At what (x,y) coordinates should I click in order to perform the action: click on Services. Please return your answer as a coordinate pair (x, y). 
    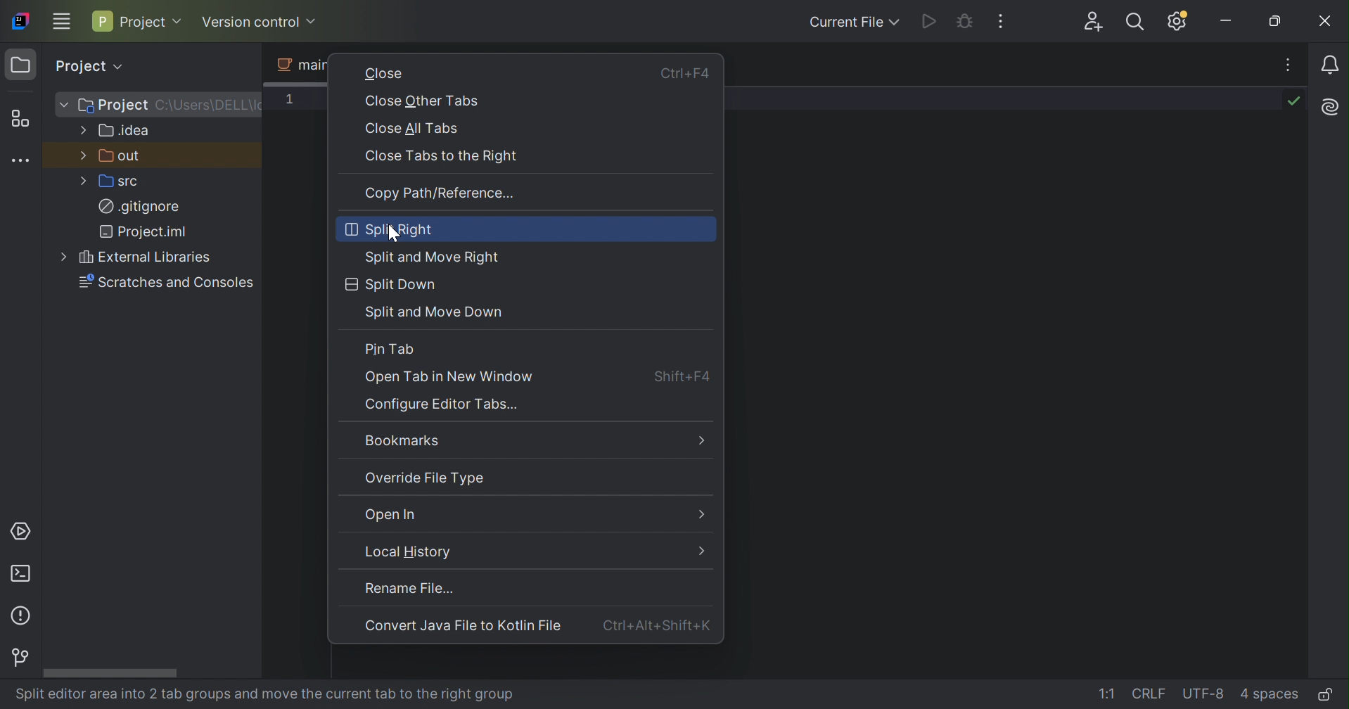
    Looking at the image, I should click on (18, 533).